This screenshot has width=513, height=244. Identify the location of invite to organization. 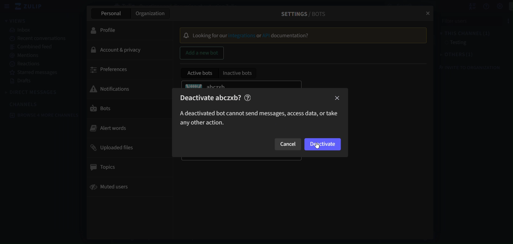
(466, 67).